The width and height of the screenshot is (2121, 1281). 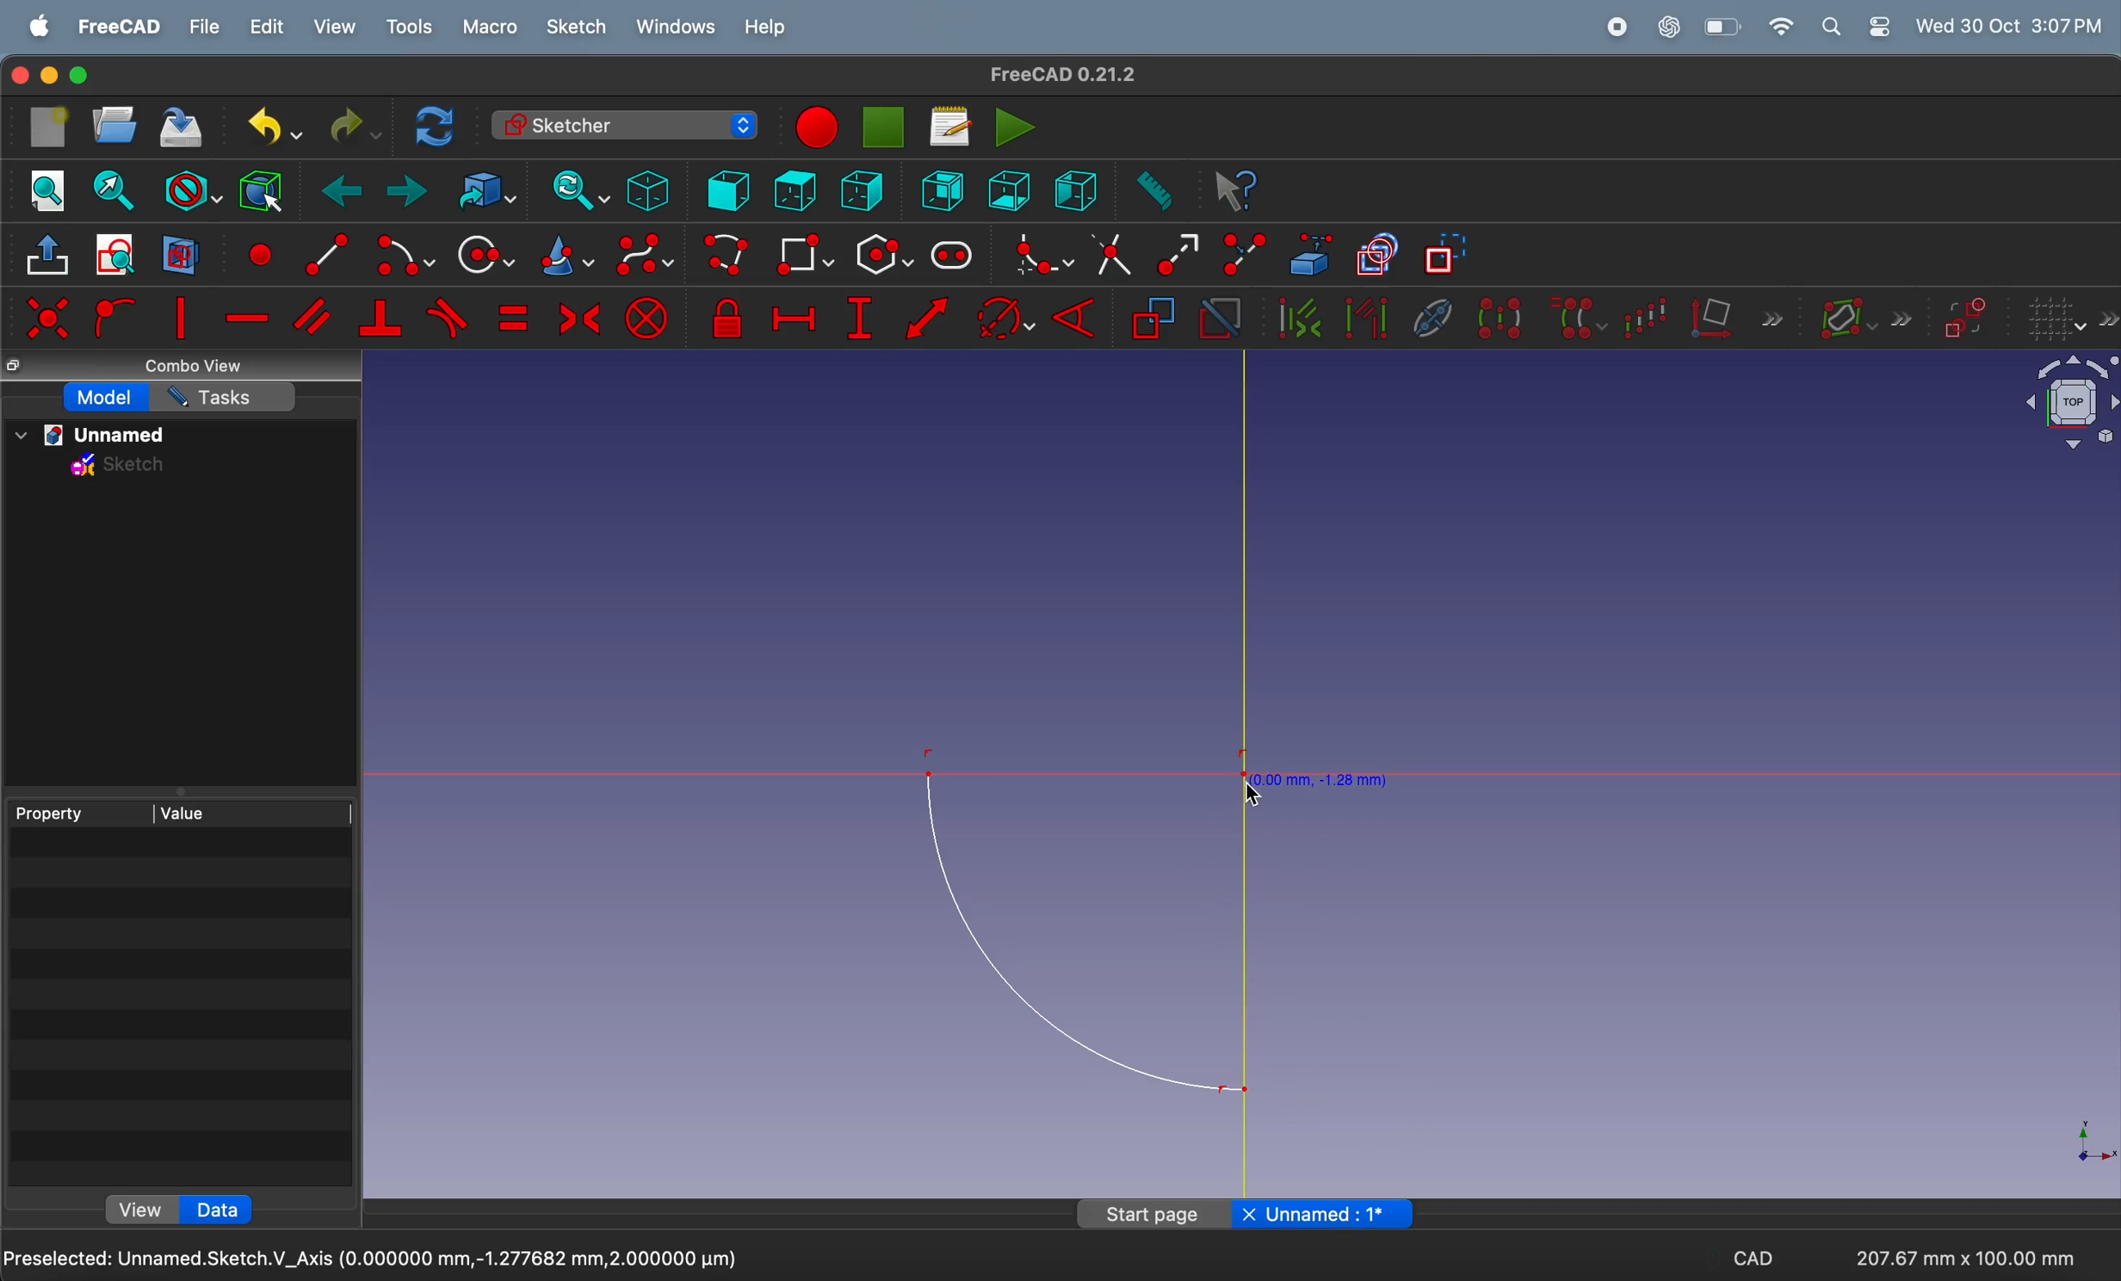 What do you see at coordinates (320, 251) in the screenshot?
I see `create arc` at bounding box center [320, 251].